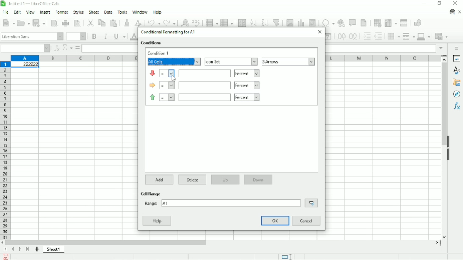 Image resolution: width=463 pixels, height=260 pixels. I want to click on Border styles, so click(408, 36).